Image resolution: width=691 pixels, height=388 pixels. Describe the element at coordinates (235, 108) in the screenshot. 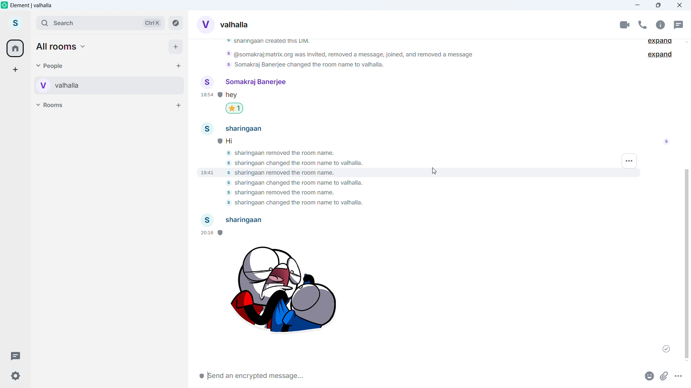

I see `message starred` at that location.